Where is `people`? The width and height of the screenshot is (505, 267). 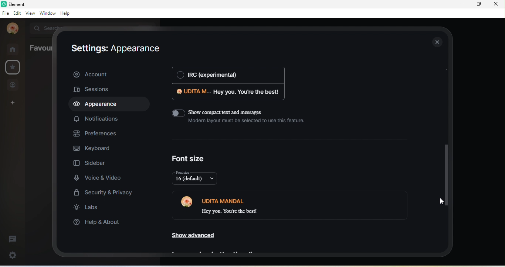
people is located at coordinates (13, 85).